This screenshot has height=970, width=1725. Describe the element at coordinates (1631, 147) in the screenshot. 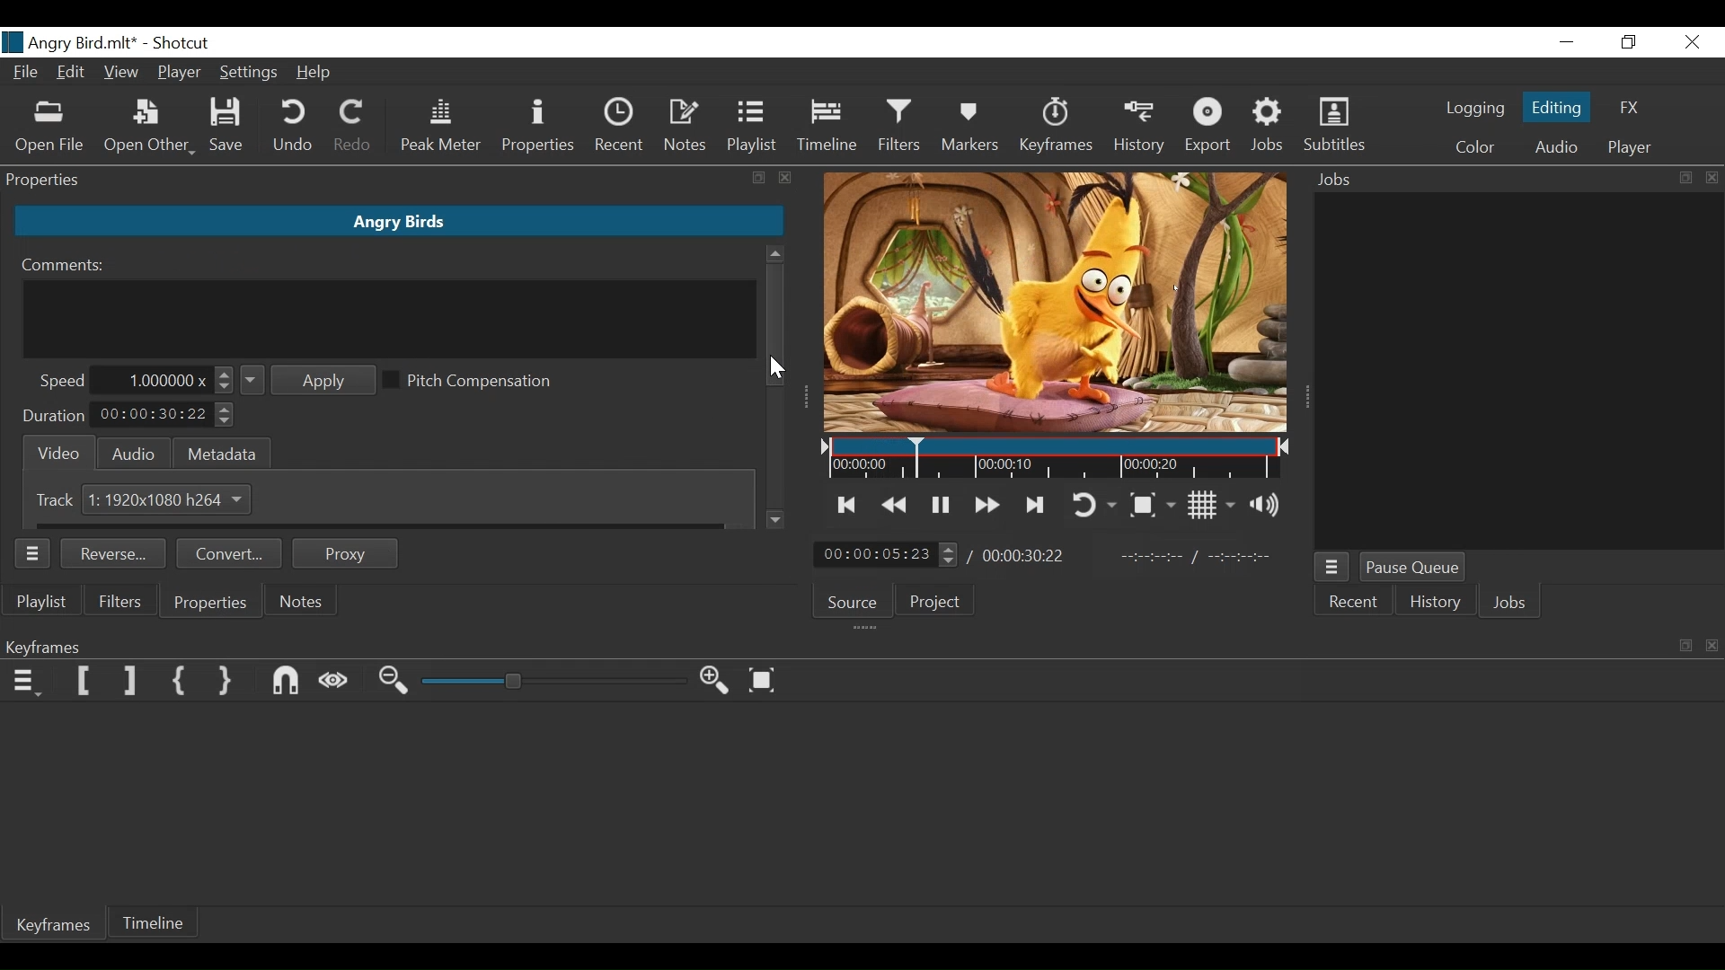

I see `Player` at that location.